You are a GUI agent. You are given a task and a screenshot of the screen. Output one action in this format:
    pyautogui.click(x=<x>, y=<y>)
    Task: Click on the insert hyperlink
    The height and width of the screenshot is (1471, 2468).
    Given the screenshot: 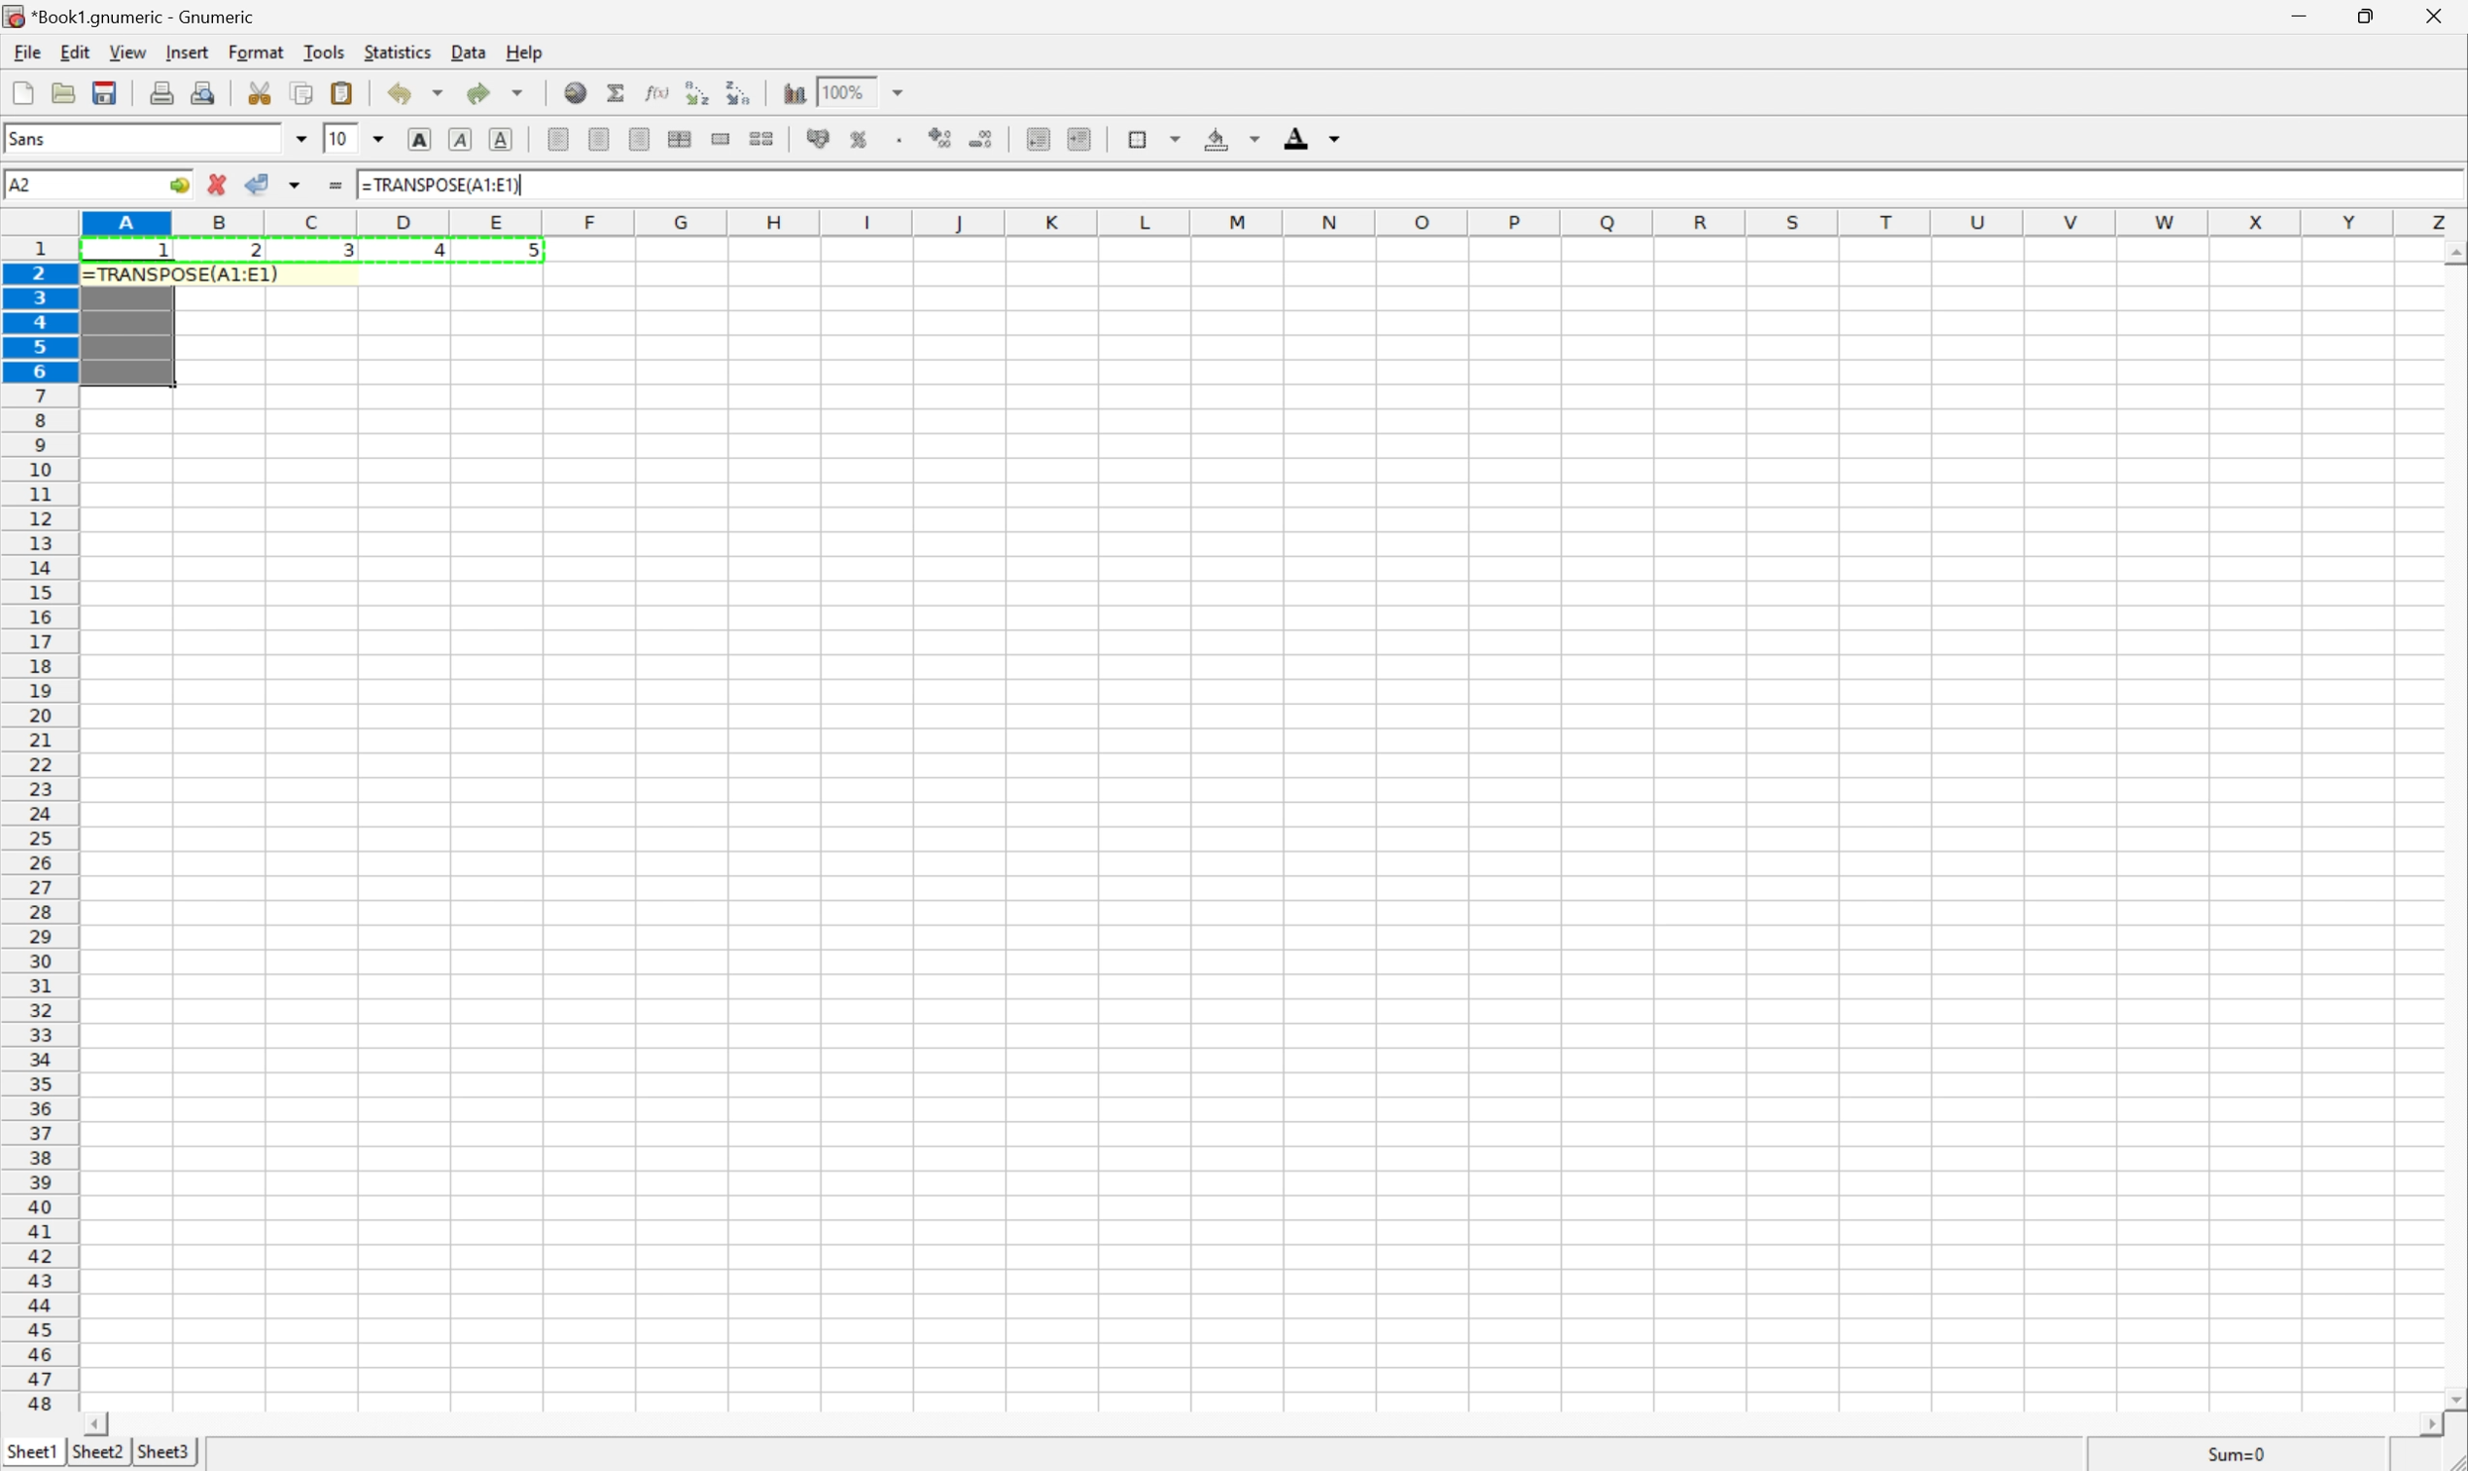 What is the action you would take?
    pyautogui.click(x=576, y=91)
    